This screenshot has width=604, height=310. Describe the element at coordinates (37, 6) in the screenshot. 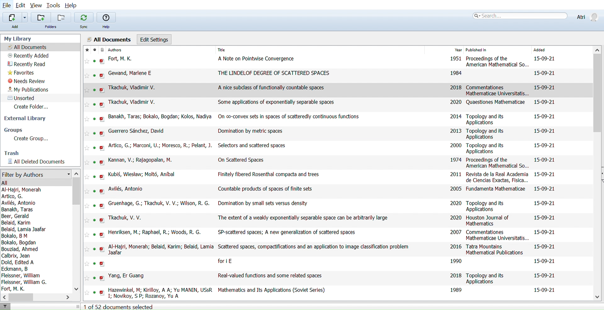

I see `View` at that location.